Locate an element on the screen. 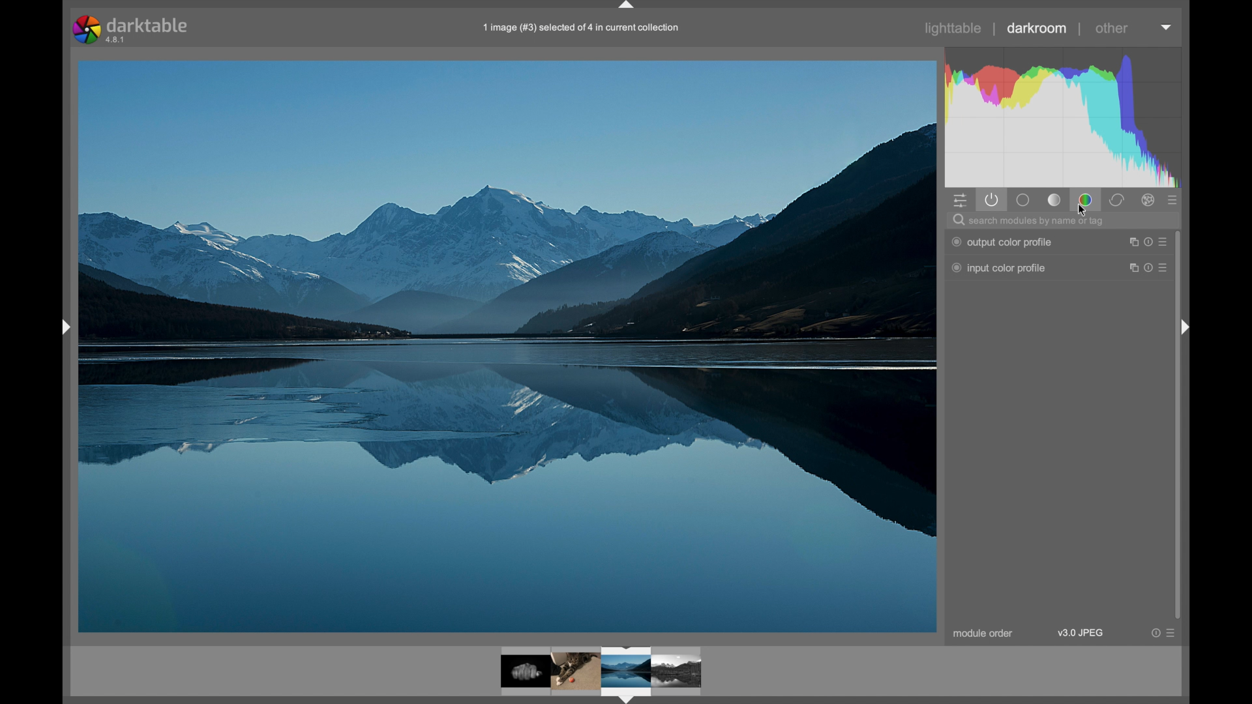  other is located at coordinates (1112, 29).